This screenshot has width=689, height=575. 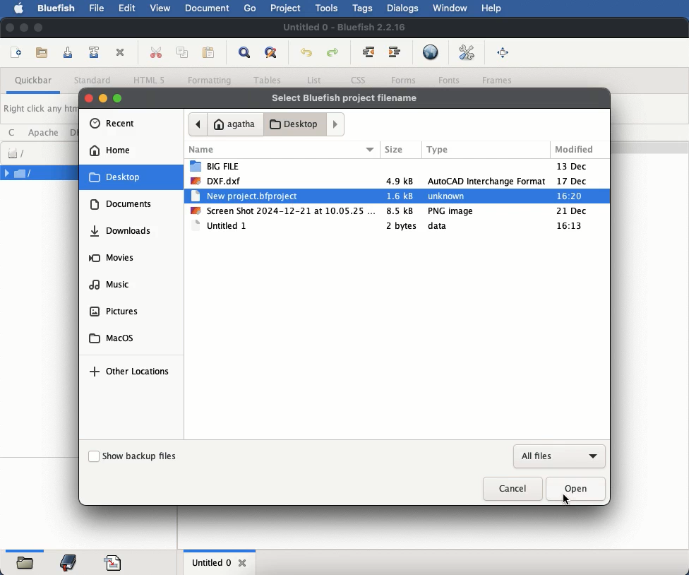 I want to click on save current file, so click(x=68, y=52).